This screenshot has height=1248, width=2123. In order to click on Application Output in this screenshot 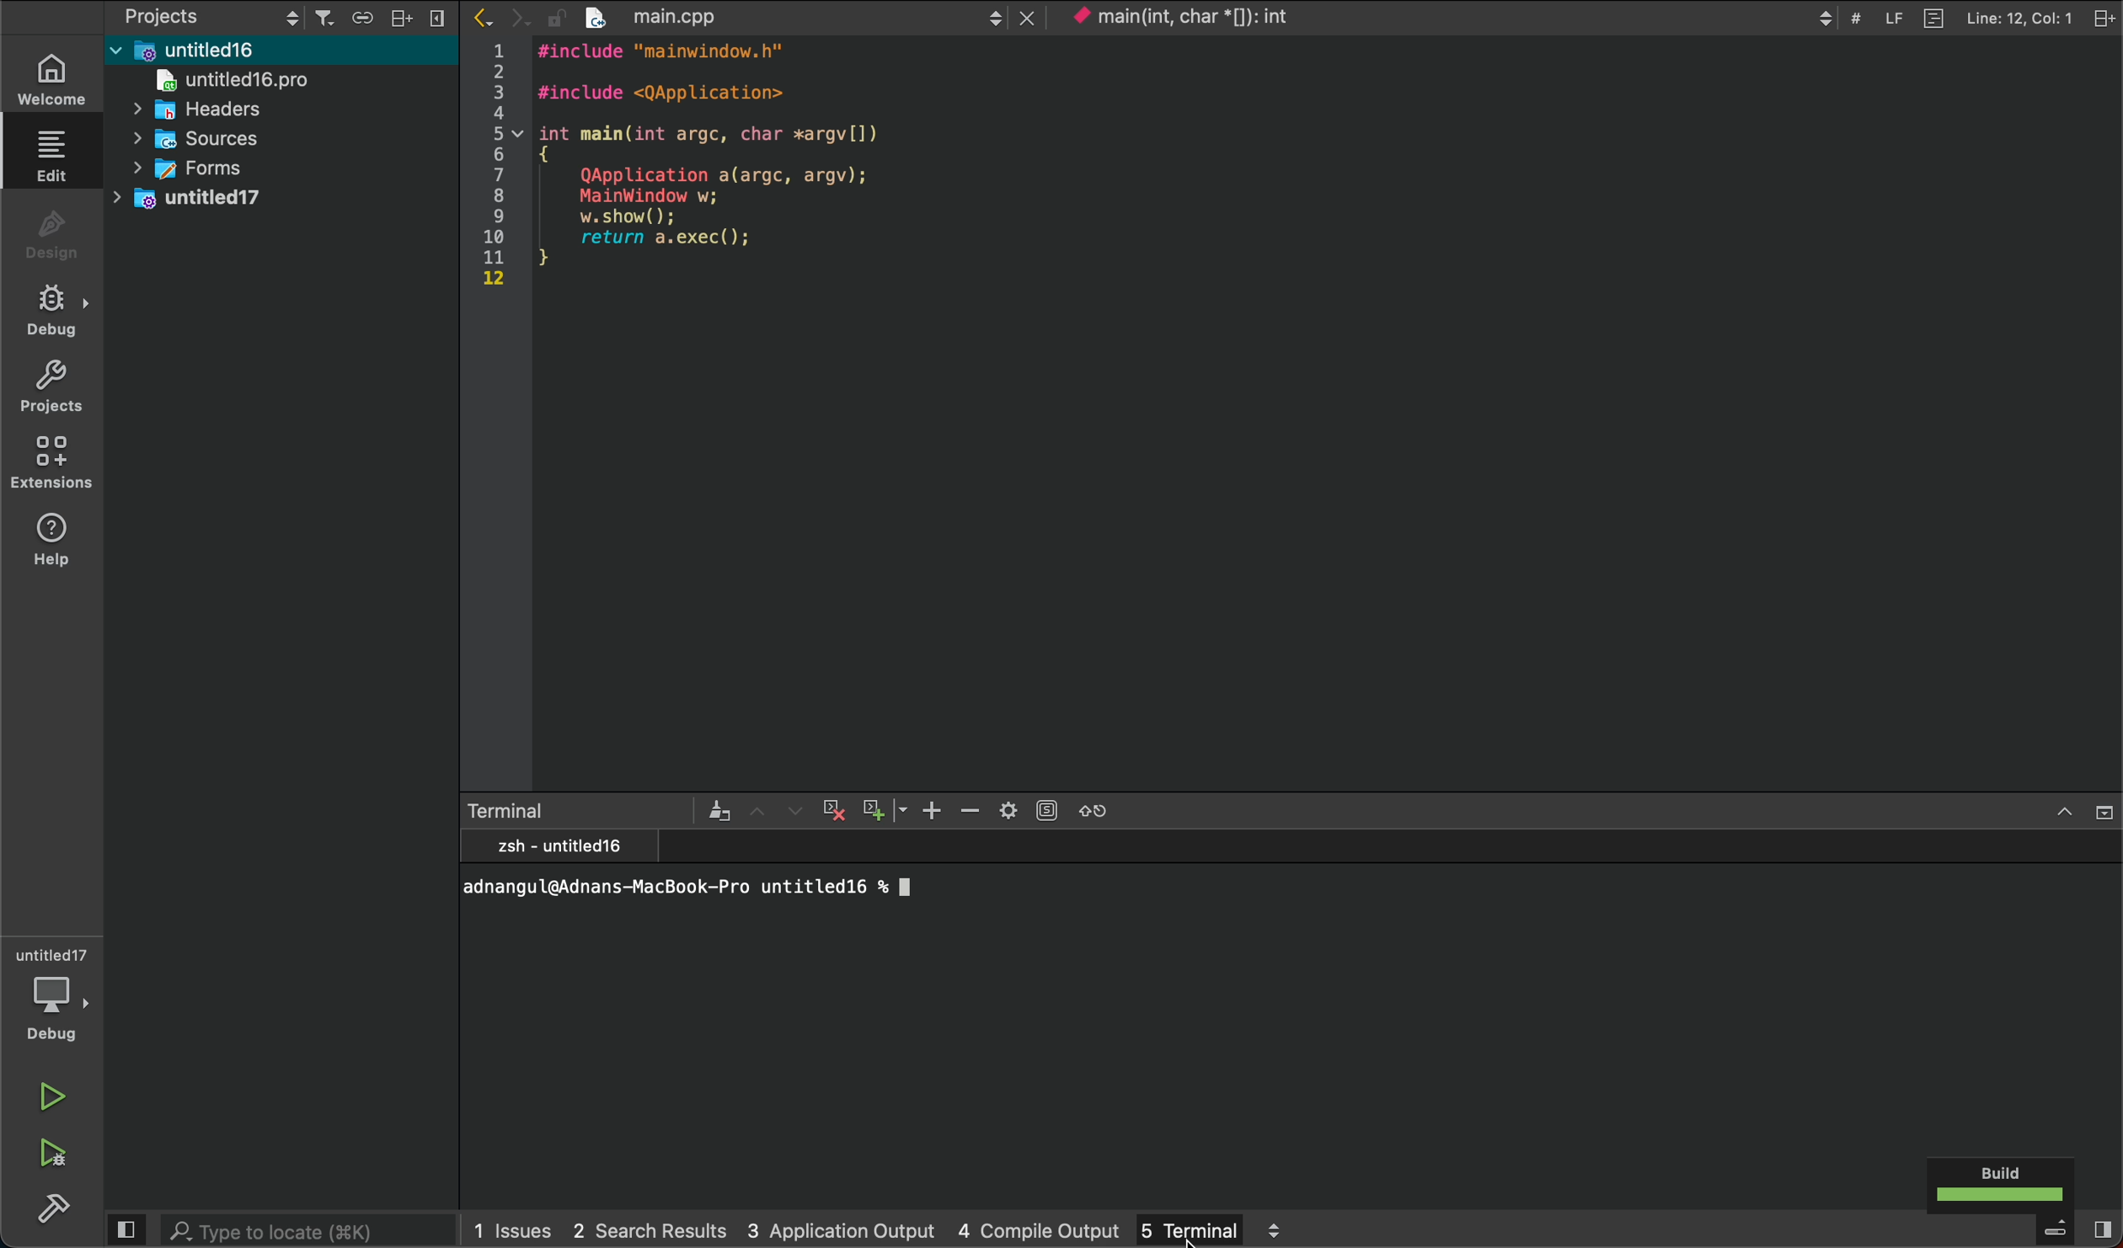, I will do `click(837, 1229)`.